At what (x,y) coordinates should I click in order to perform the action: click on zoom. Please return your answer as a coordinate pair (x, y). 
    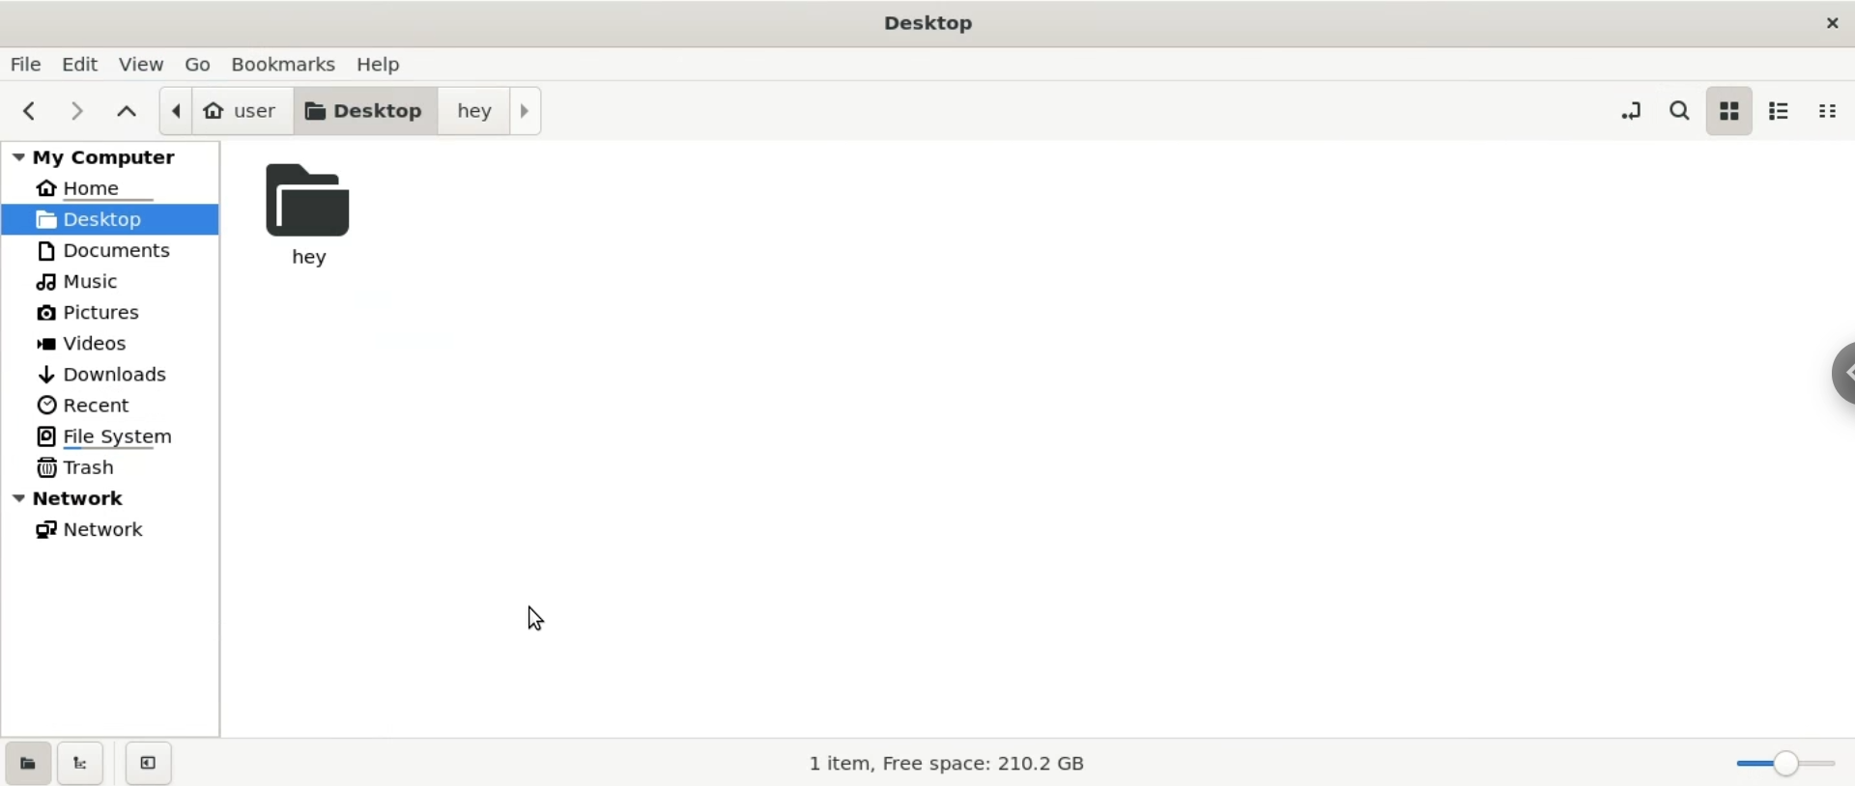
    Looking at the image, I should click on (1788, 764).